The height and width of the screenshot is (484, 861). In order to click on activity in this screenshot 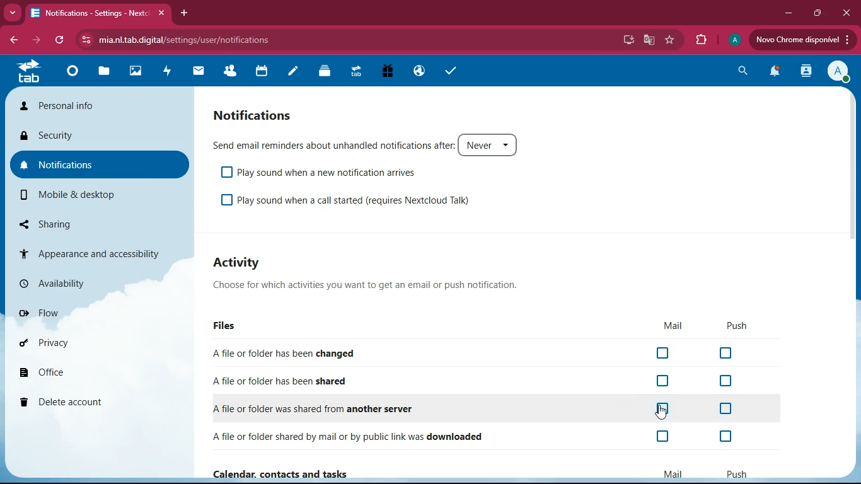, I will do `click(241, 263)`.